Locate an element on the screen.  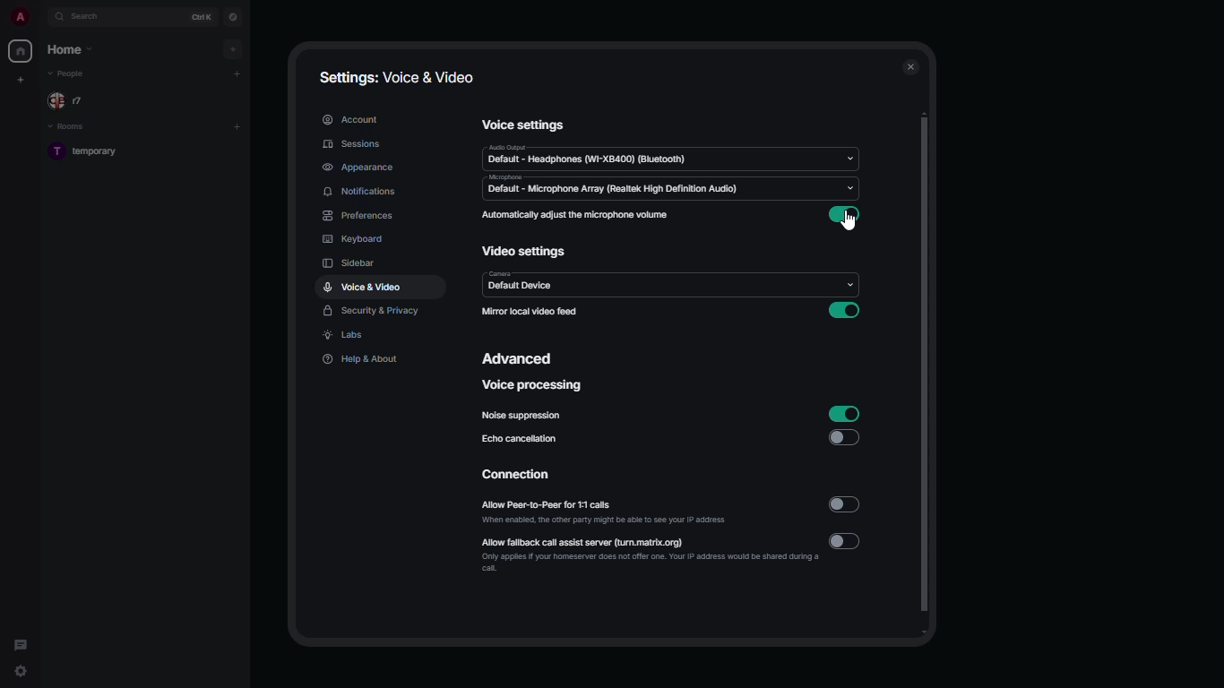
scroll bar is located at coordinates (927, 374).